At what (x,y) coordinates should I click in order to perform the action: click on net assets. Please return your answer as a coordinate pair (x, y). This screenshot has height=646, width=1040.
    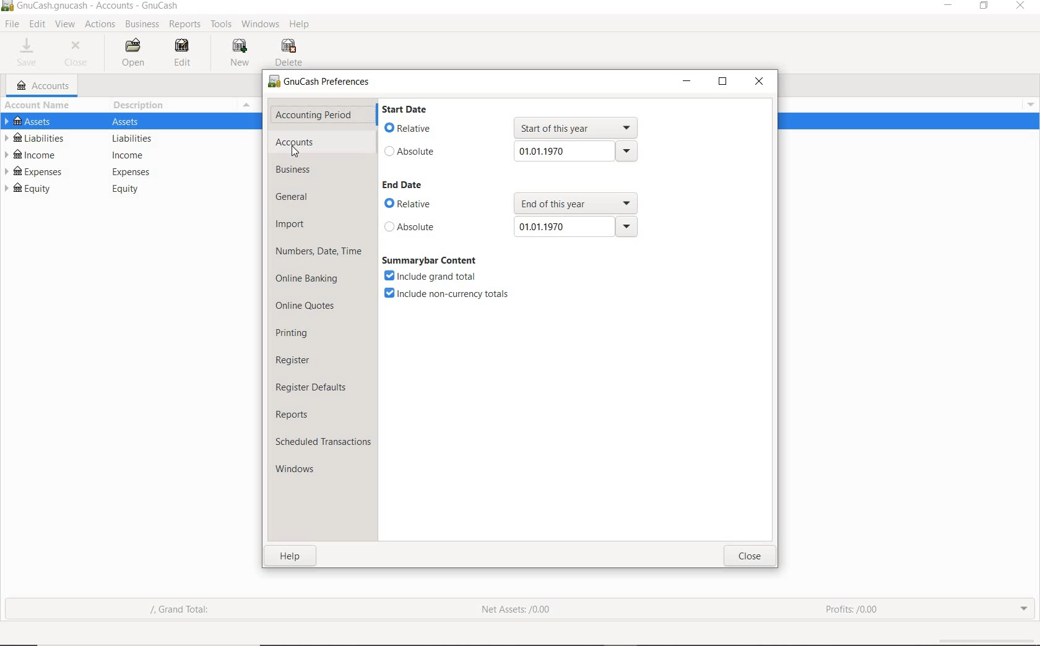
    Looking at the image, I should click on (514, 609).